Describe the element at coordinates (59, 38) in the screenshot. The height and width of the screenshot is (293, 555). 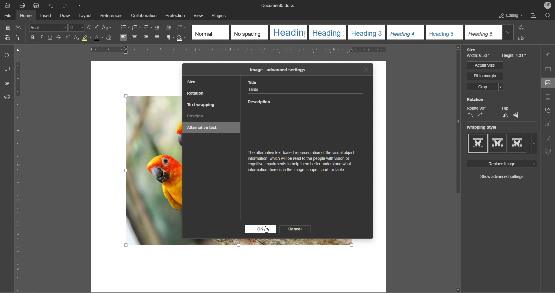
I see `Strikethrough` at that location.